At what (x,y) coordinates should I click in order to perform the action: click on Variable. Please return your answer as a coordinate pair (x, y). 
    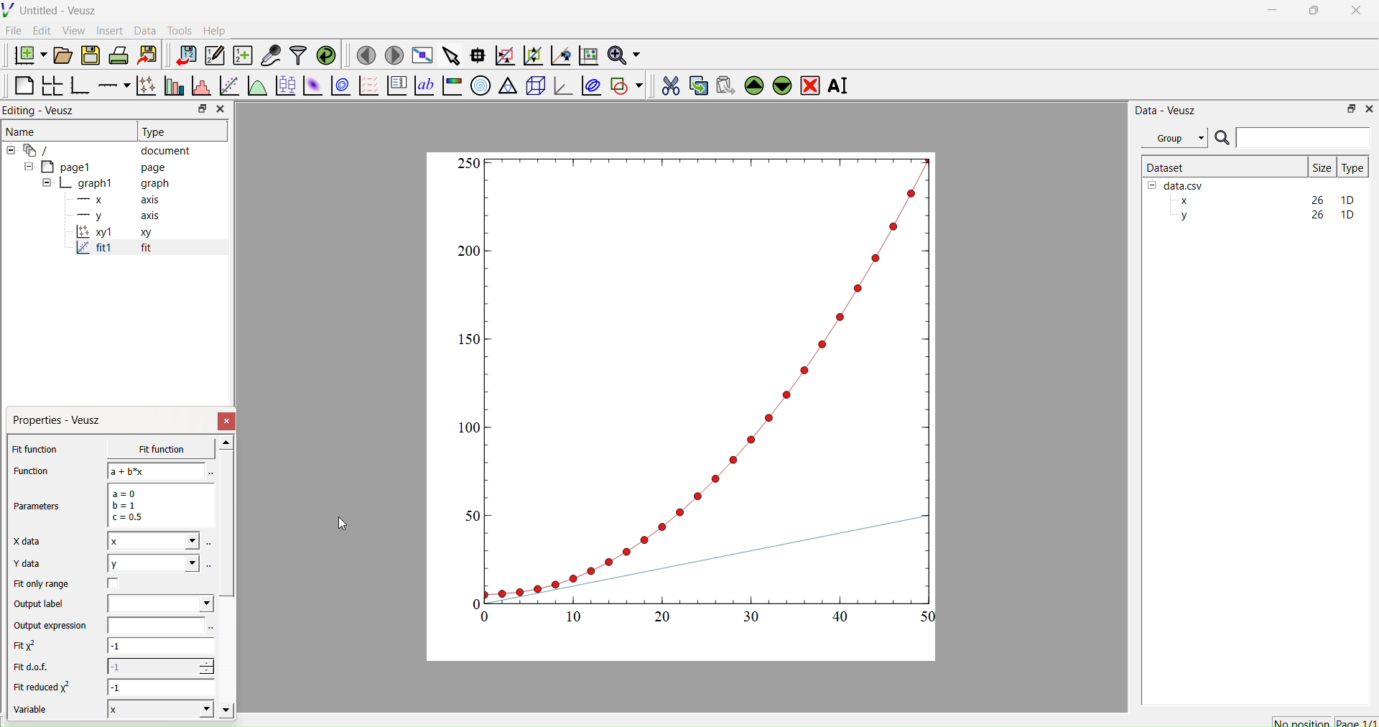
    Looking at the image, I should click on (37, 711).